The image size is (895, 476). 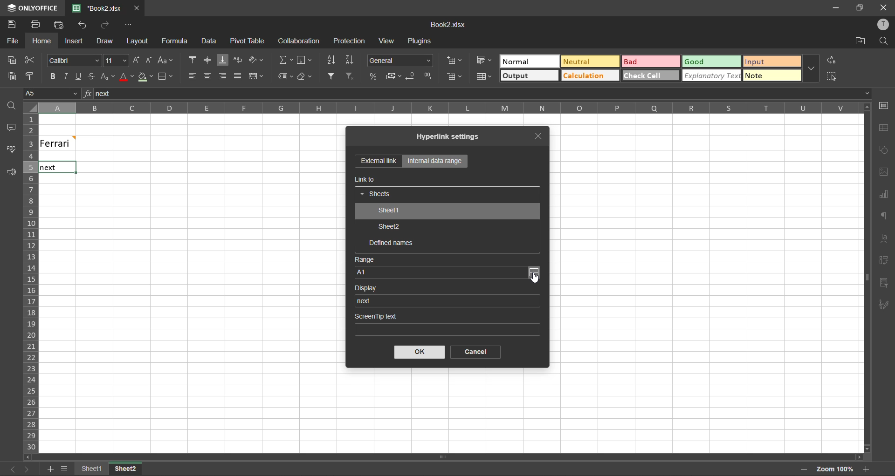 What do you see at coordinates (434, 161) in the screenshot?
I see `internal data range` at bounding box center [434, 161].